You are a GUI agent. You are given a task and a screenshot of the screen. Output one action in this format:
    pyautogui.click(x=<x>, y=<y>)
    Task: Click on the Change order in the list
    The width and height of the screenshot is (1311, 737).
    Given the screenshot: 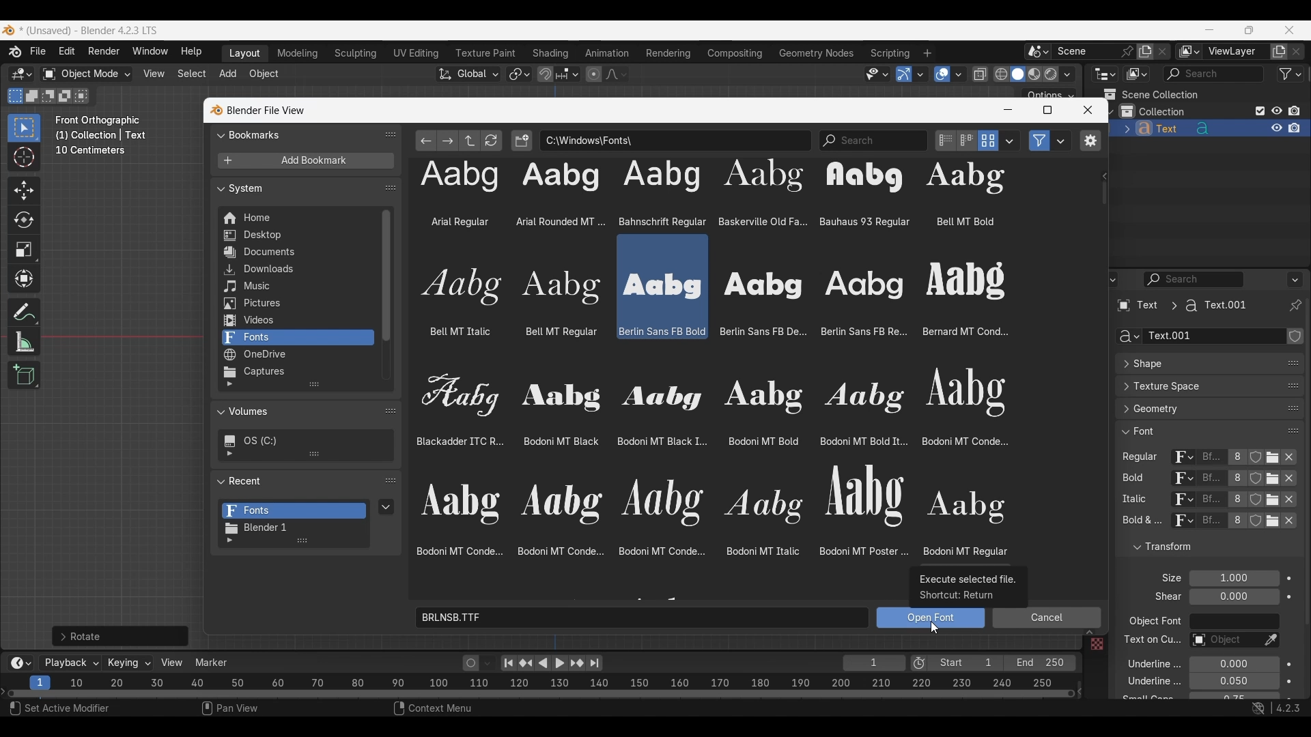 What is the action you would take?
    pyautogui.click(x=1293, y=563)
    